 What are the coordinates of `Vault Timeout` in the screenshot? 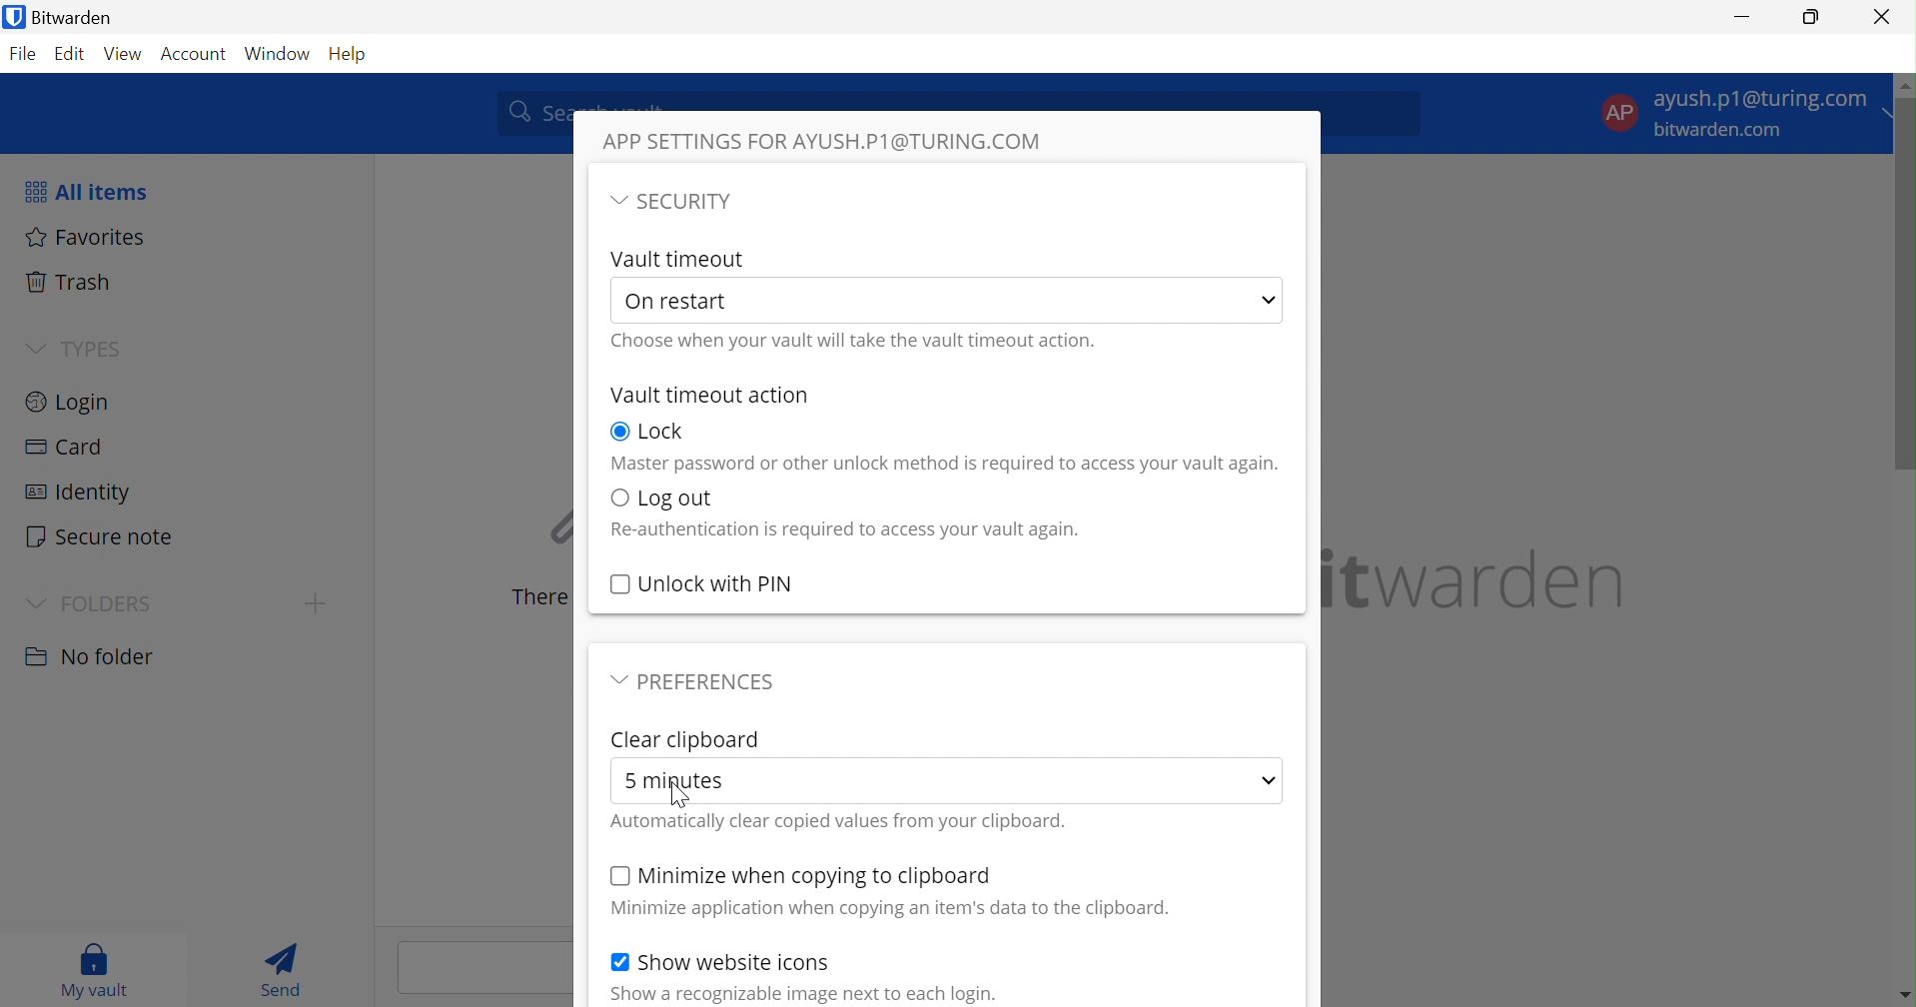 It's located at (678, 258).